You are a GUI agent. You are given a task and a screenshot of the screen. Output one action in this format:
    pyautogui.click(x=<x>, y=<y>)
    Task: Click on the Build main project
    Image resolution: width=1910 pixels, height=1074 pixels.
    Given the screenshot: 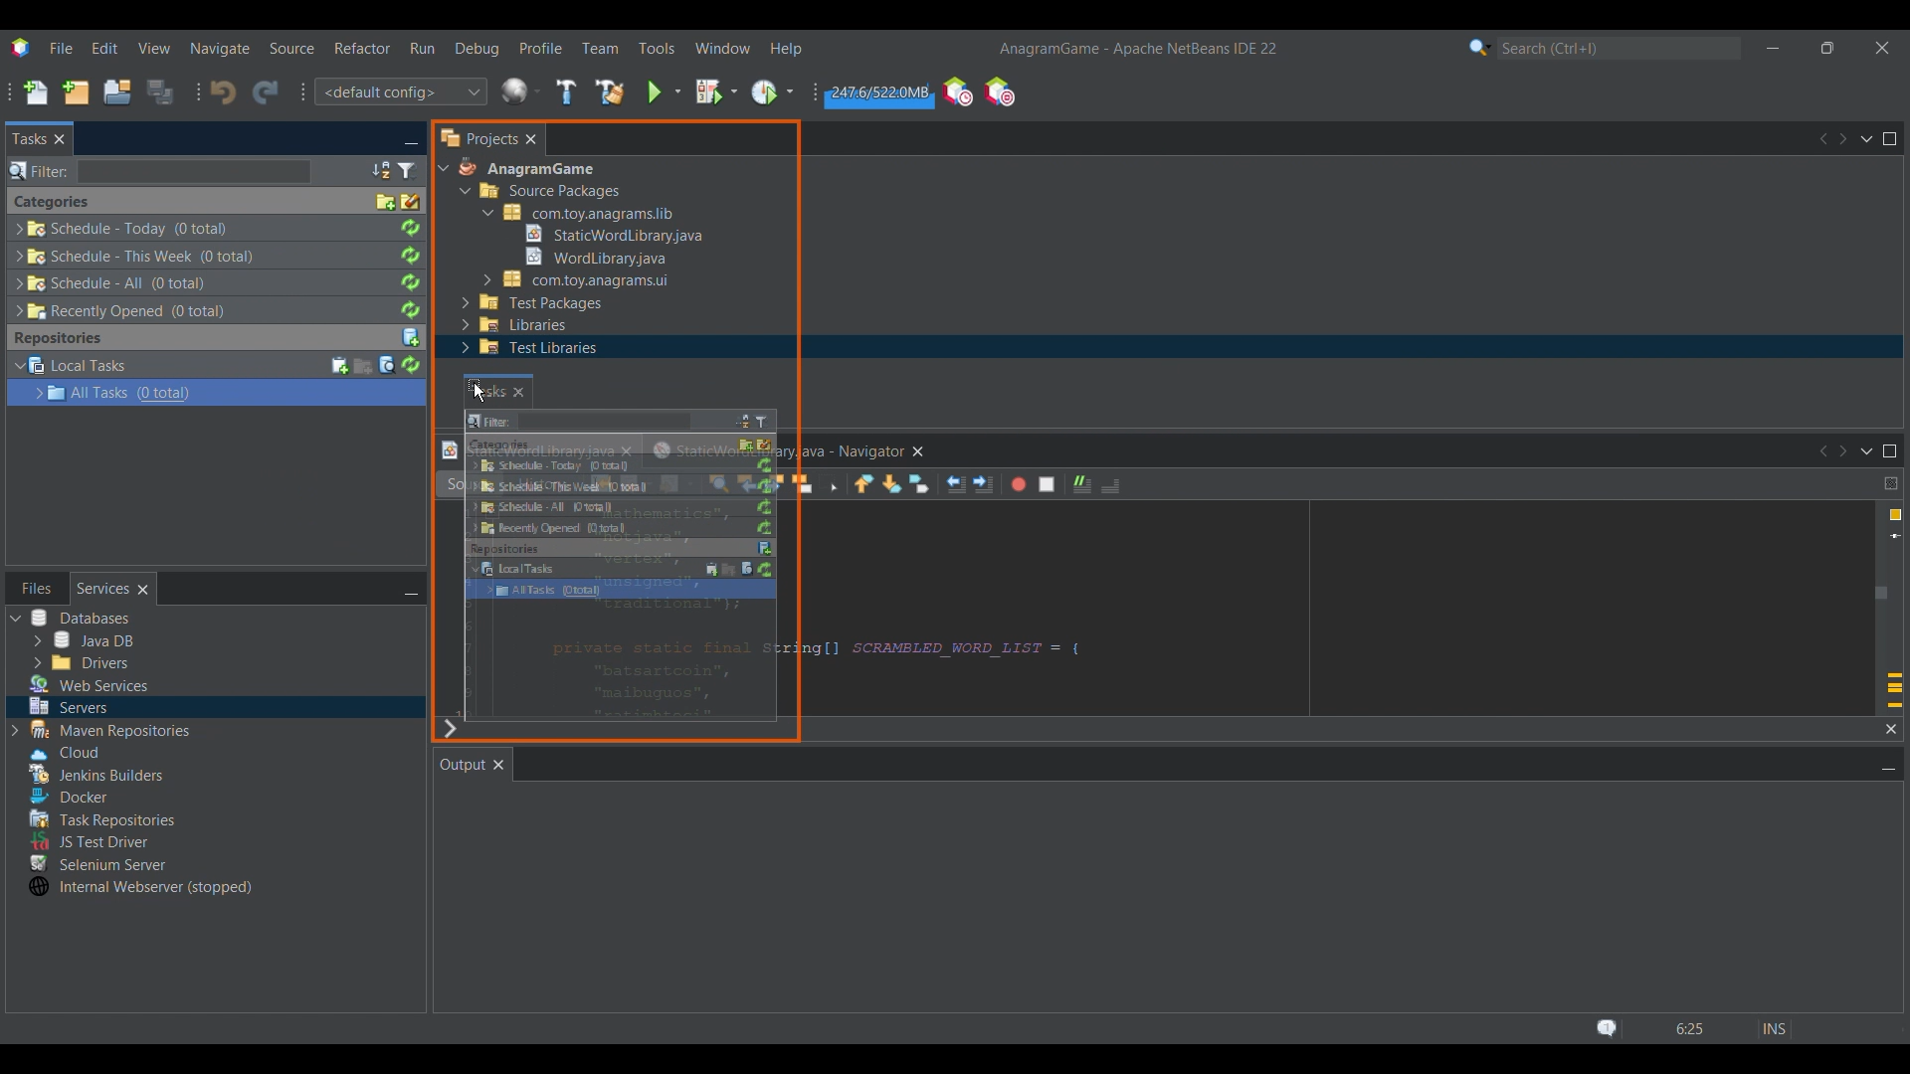 What is the action you would take?
    pyautogui.click(x=566, y=91)
    